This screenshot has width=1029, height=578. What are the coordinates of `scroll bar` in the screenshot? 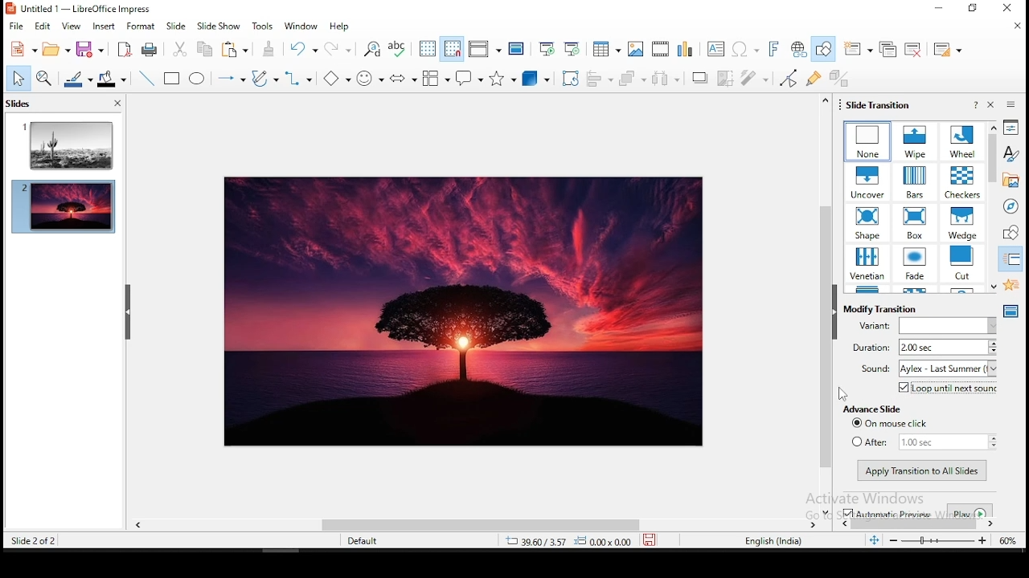 It's located at (914, 523).